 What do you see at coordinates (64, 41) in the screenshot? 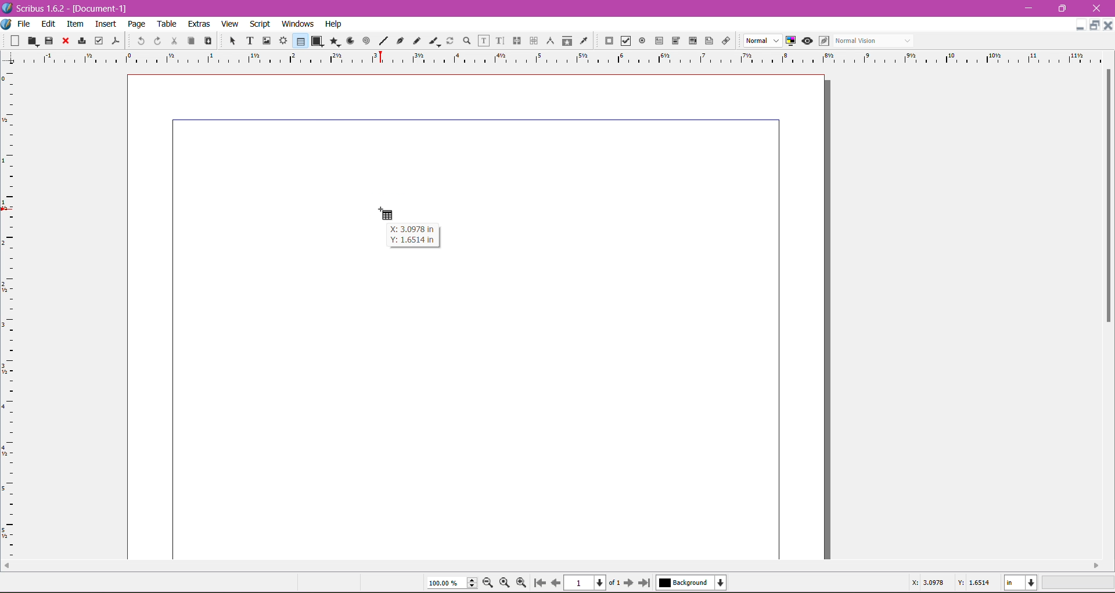
I see `Close` at bounding box center [64, 41].